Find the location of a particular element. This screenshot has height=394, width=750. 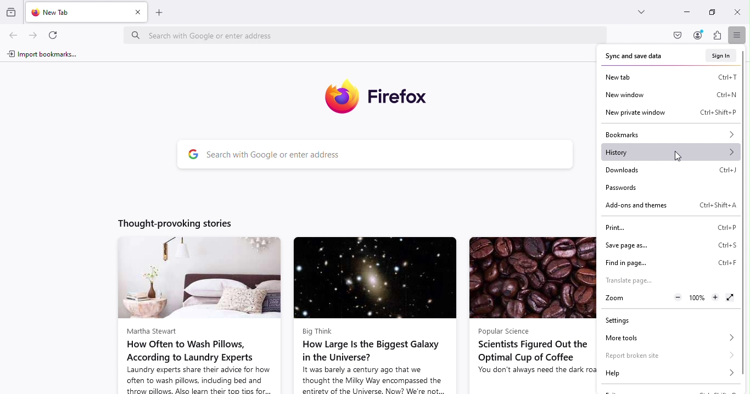

Open a new tab is located at coordinates (162, 13).